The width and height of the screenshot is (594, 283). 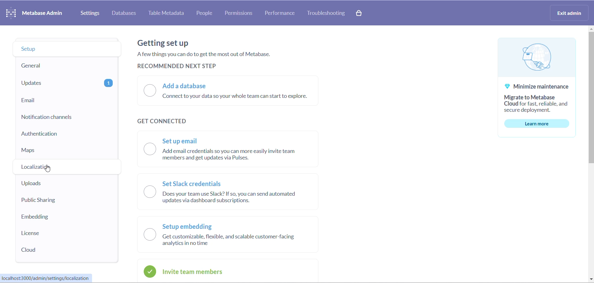 I want to click on CART, so click(x=360, y=14).